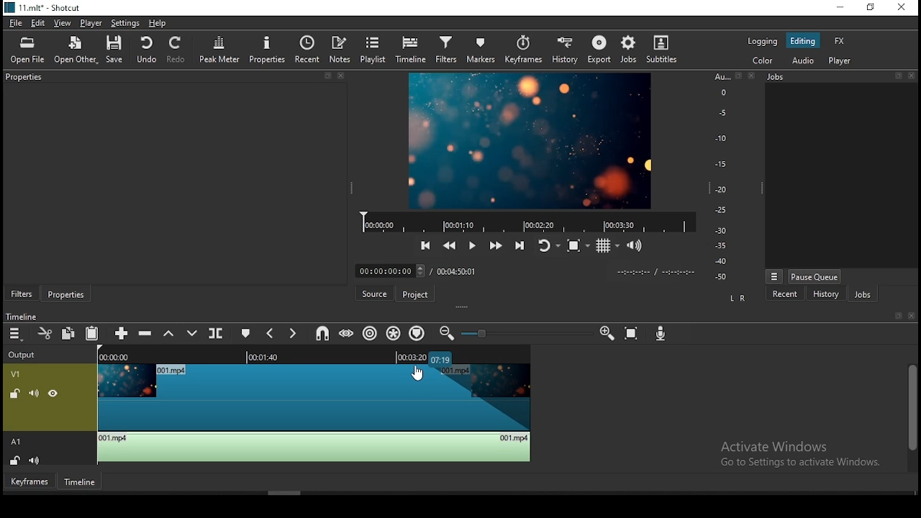  I want to click on jobs, so click(633, 50).